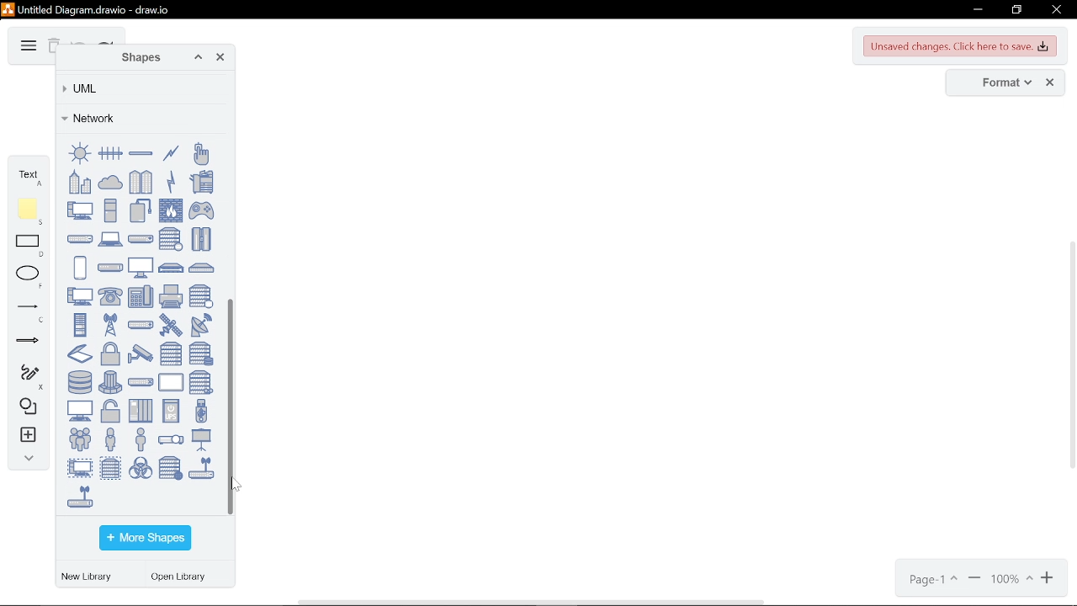 This screenshot has width=1077, height=606. I want to click on biometric reader, so click(200, 153).